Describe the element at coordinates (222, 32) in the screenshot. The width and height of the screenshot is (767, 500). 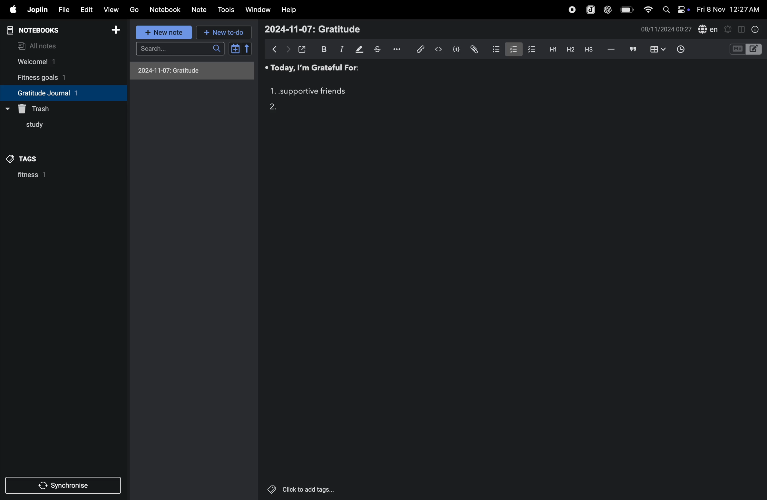
I see `new to do` at that location.